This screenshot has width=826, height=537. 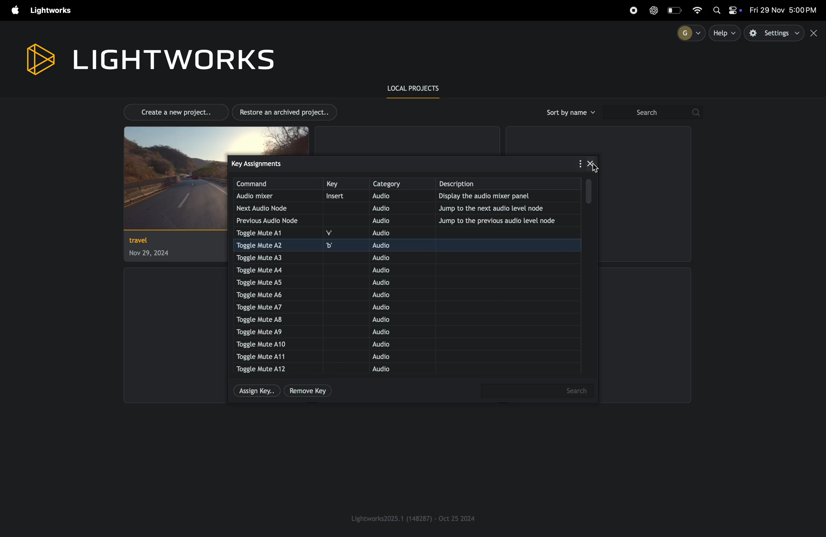 What do you see at coordinates (265, 369) in the screenshot?
I see `toggle mute A12` at bounding box center [265, 369].